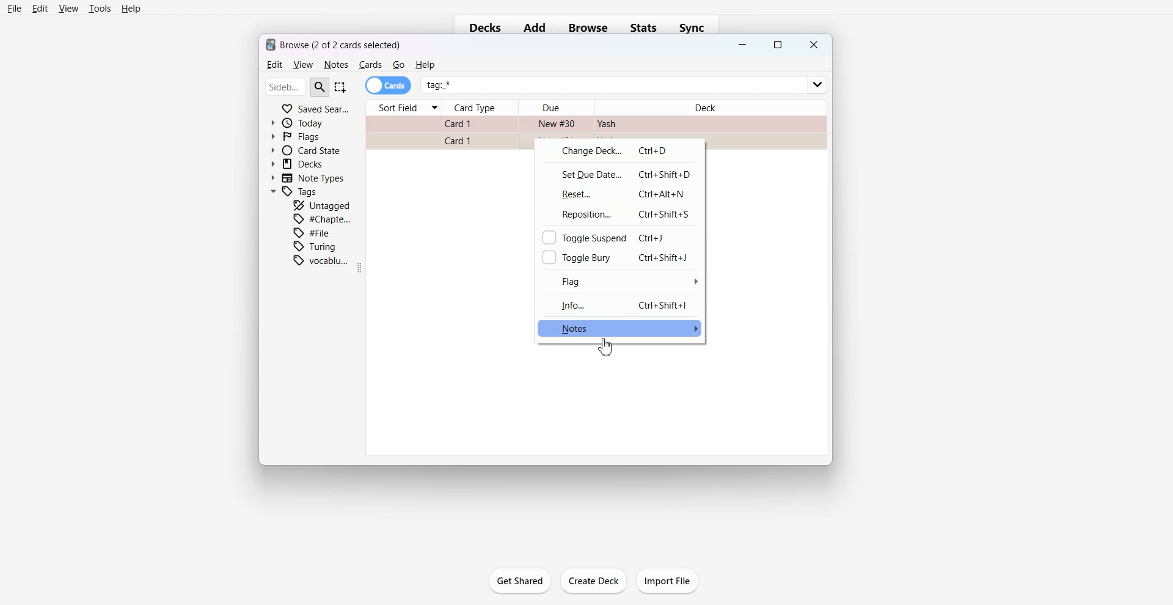  I want to click on Card State, so click(305, 150).